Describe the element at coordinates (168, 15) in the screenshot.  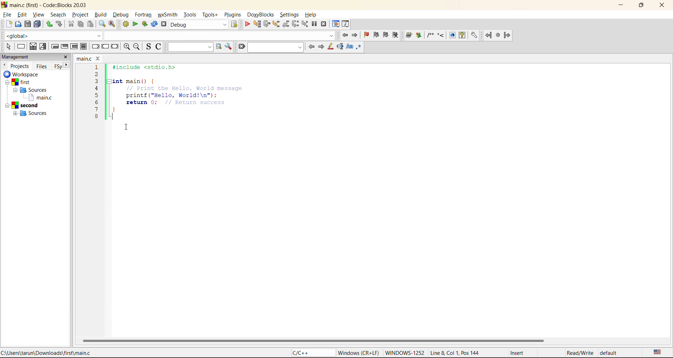
I see `wxsmith` at that location.